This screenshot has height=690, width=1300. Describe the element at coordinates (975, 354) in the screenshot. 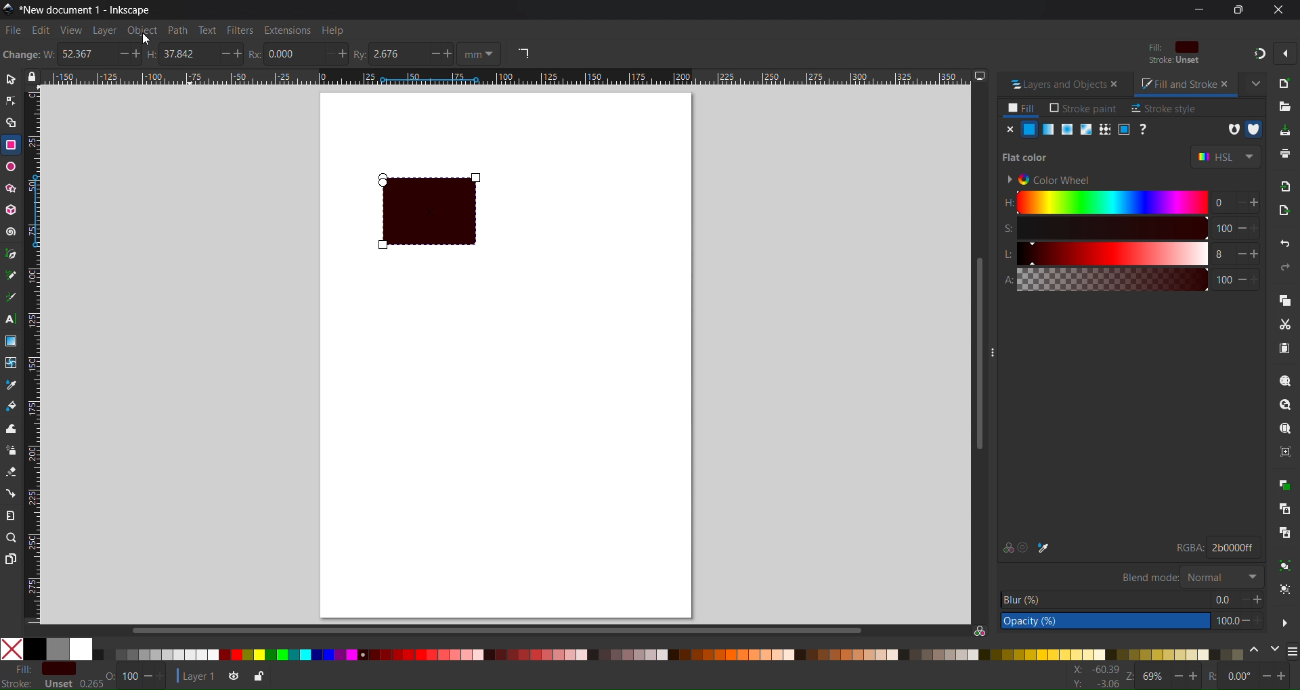

I see `Vertical scroll bar` at that location.